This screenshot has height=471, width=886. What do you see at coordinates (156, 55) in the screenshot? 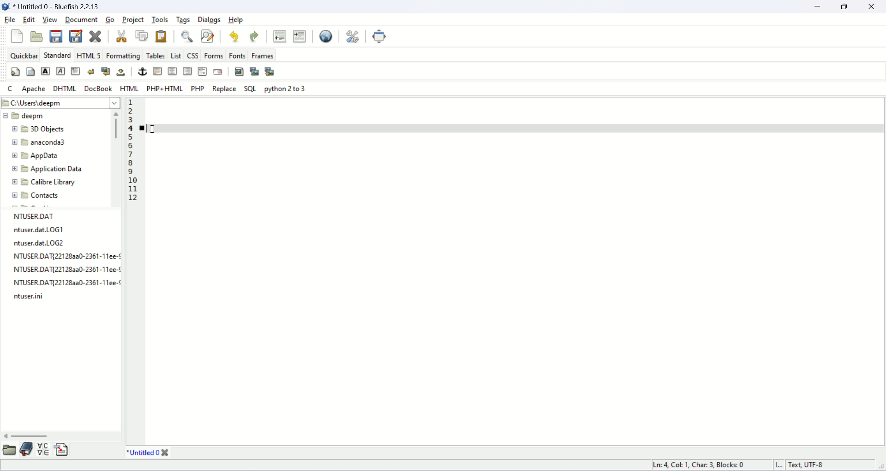
I see `tables` at bounding box center [156, 55].